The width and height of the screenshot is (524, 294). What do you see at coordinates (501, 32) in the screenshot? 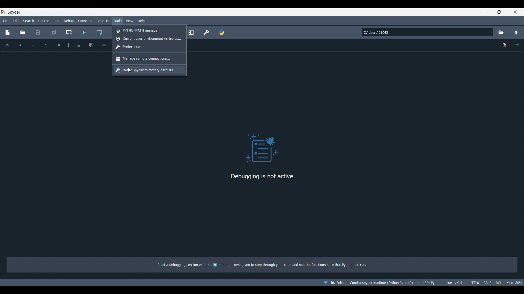
I see `Browse a working directory` at bounding box center [501, 32].